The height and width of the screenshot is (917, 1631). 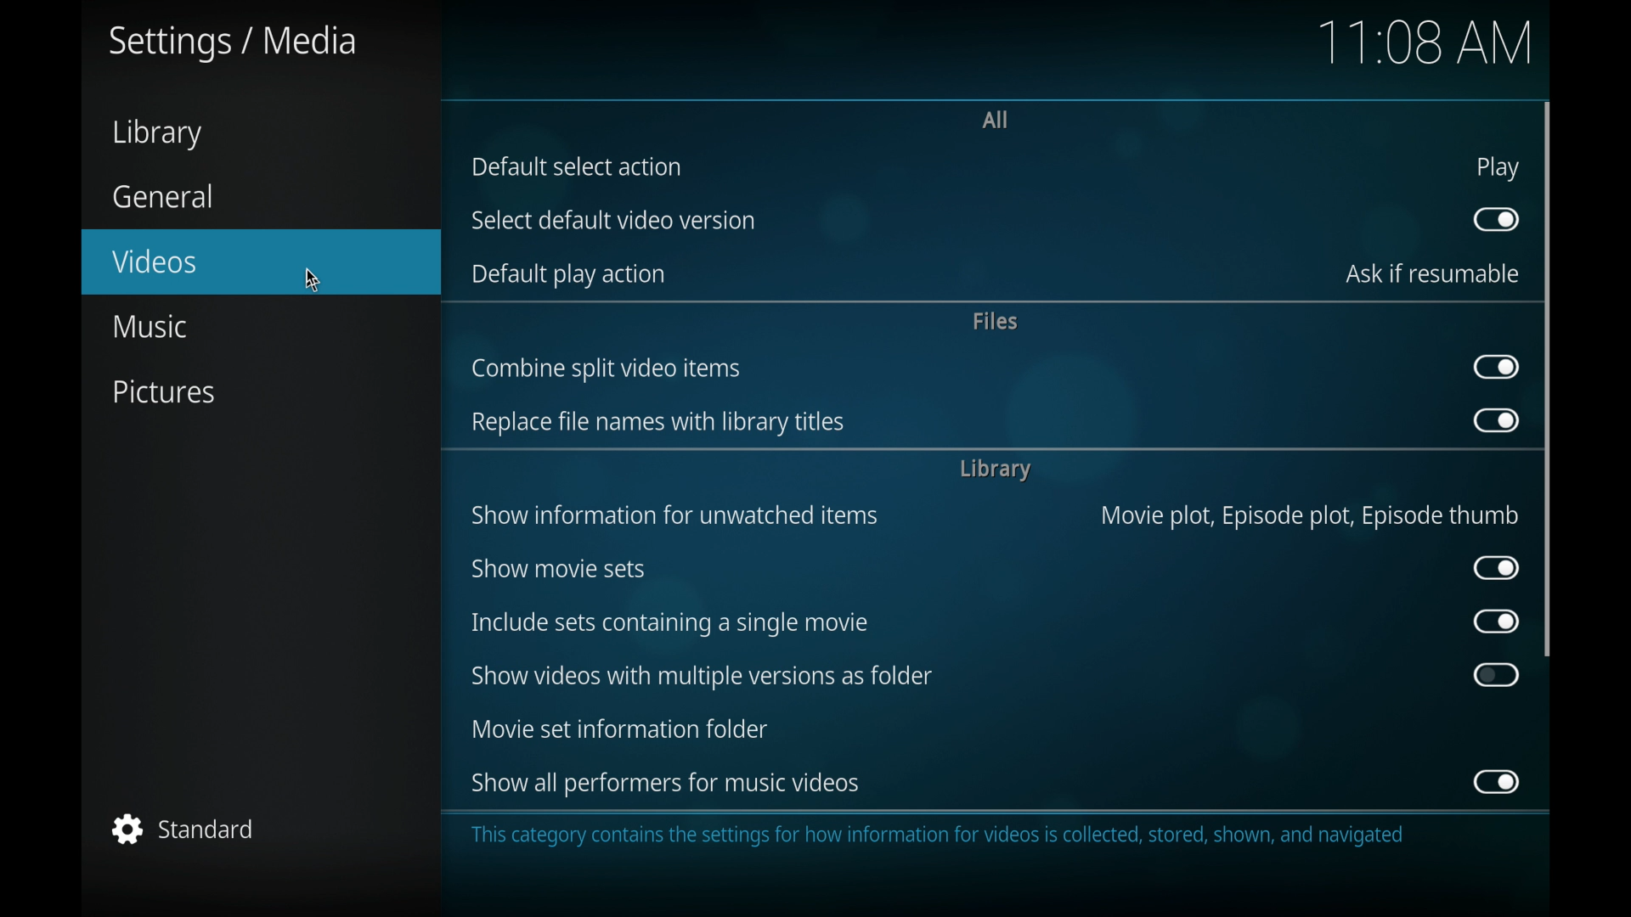 What do you see at coordinates (1429, 42) in the screenshot?
I see `11.08  am` at bounding box center [1429, 42].